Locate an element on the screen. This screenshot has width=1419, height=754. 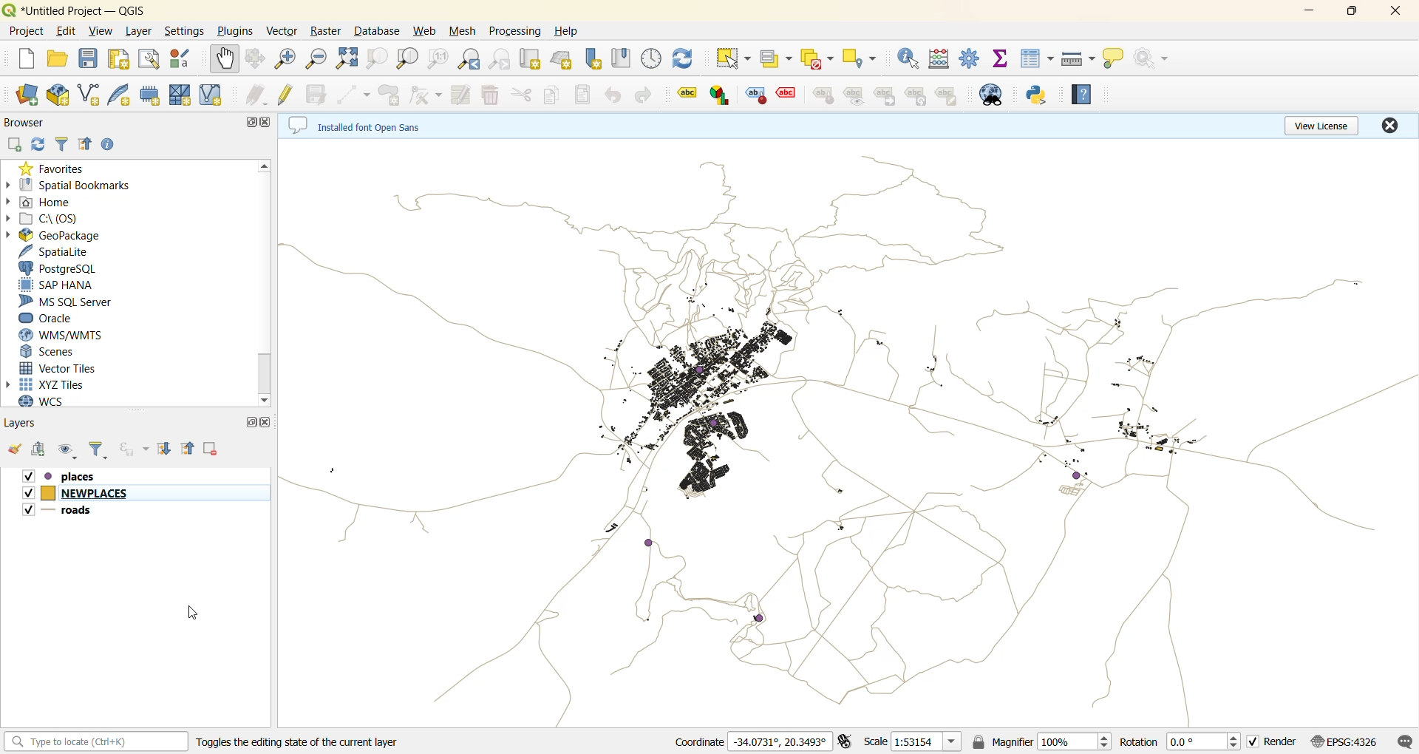
open is located at coordinates (16, 449).